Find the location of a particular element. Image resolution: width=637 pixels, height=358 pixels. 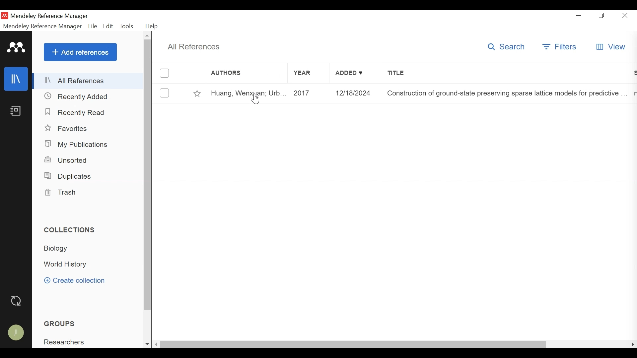

Vertical Scroll bar is located at coordinates (355, 344).